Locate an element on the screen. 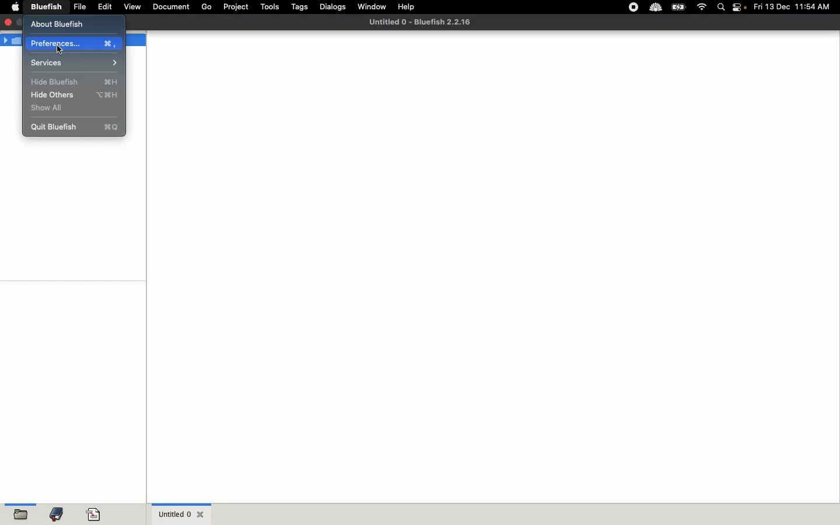  Tags is located at coordinates (300, 6).